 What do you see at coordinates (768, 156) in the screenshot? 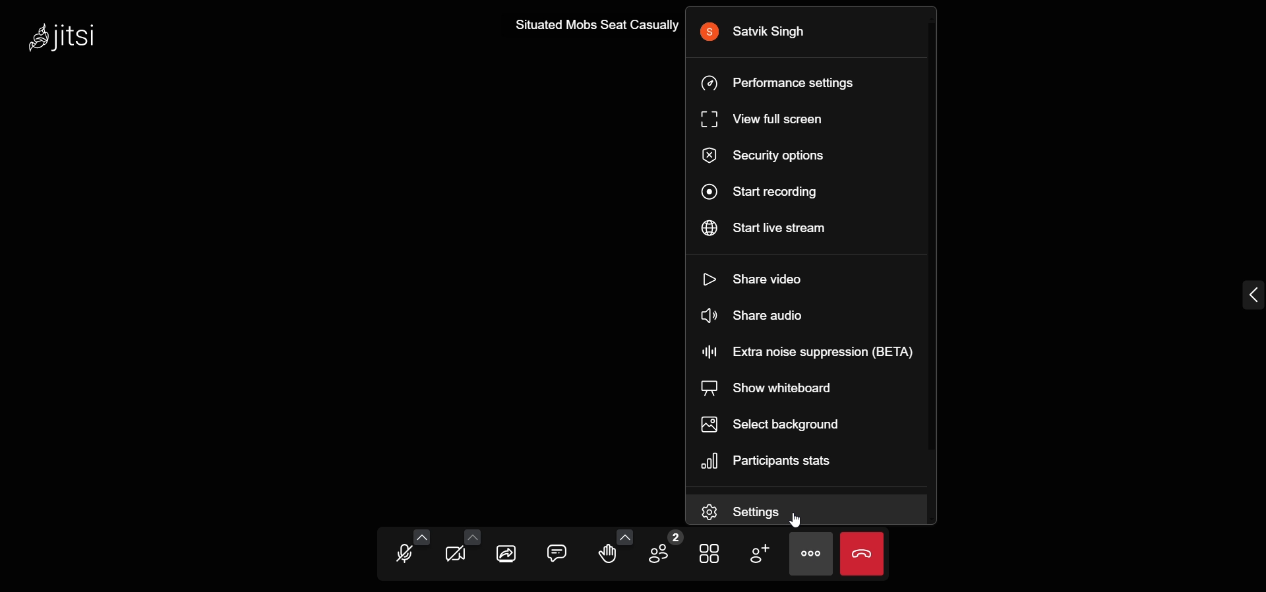
I see `security options` at bounding box center [768, 156].